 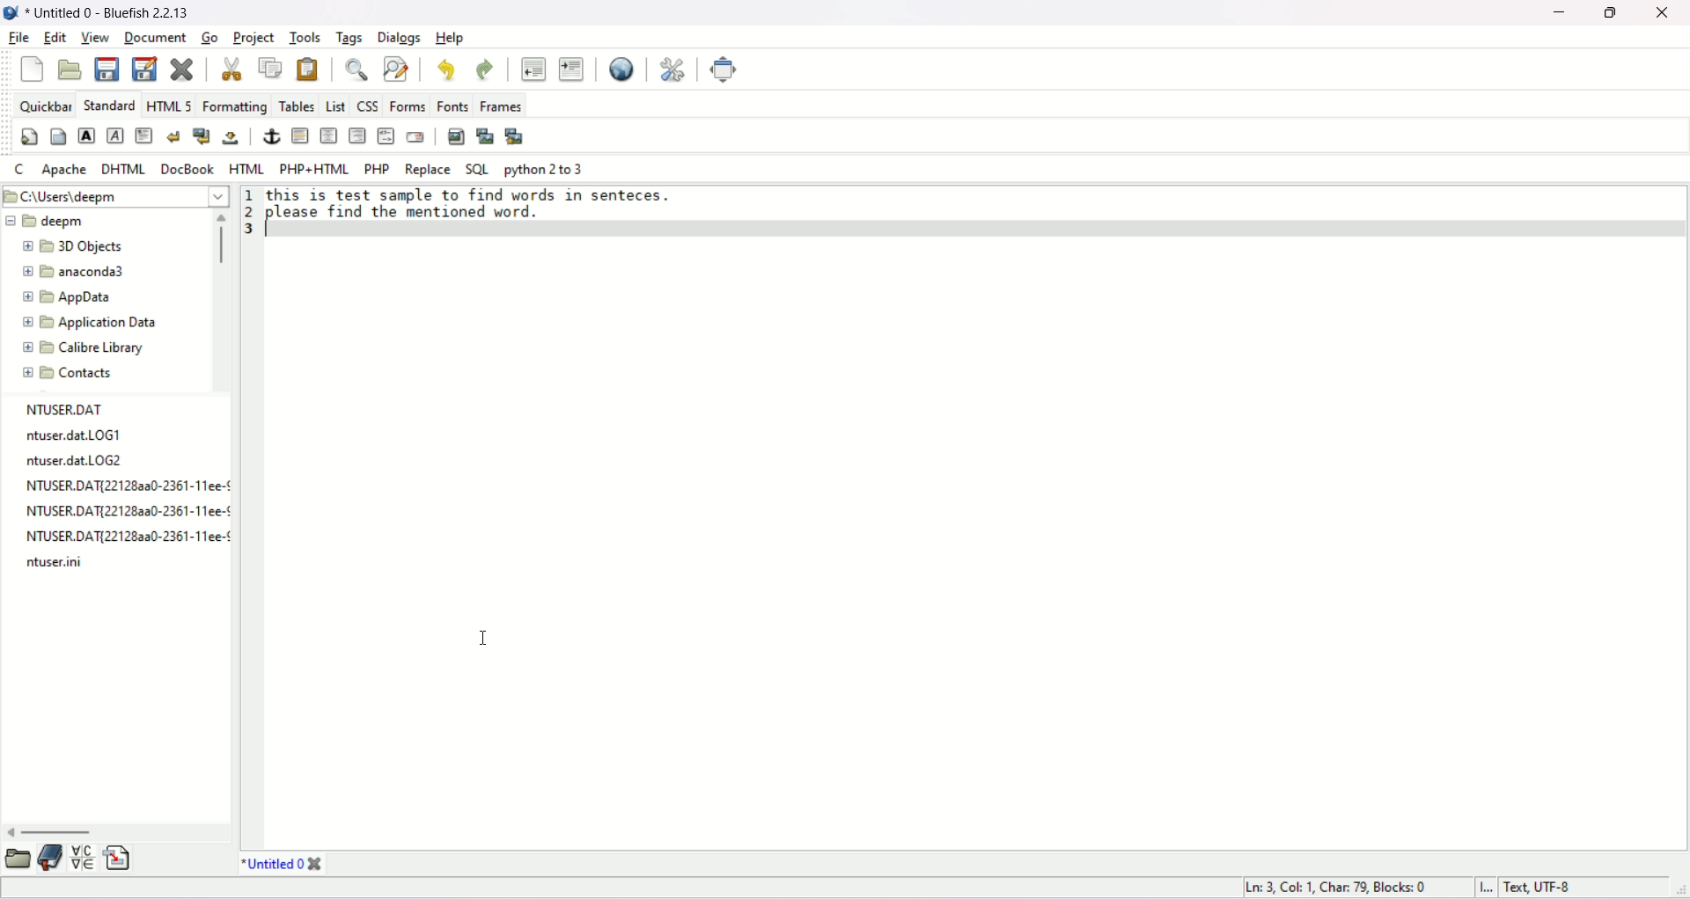 What do you see at coordinates (384, 137) in the screenshot?
I see `HTML COMMENT` at bounding box center [384, 137].